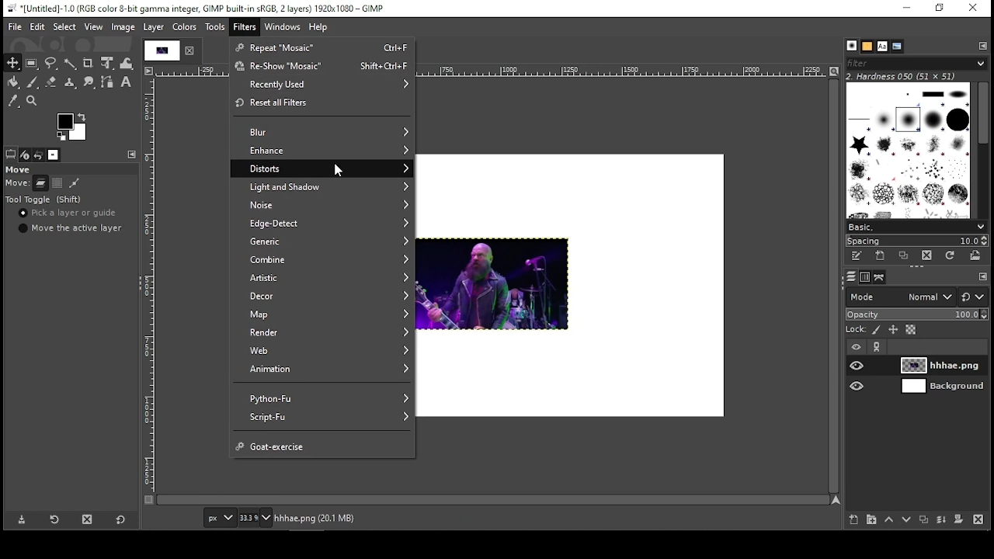 The width and height of the screenshot is (994, 559). What do you see at coordinates (89, 519) in the screenshot?
I see `delete tool preset` at bounding box center [89, 519].